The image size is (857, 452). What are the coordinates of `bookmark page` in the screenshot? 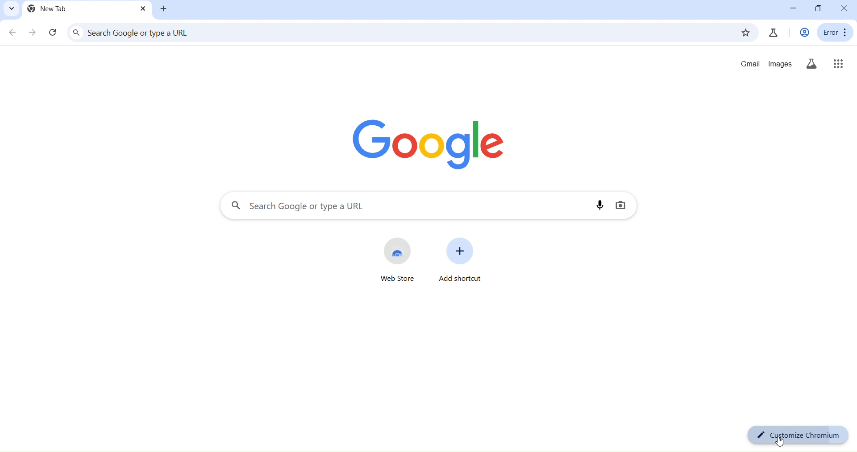 It's located at (745, 34).